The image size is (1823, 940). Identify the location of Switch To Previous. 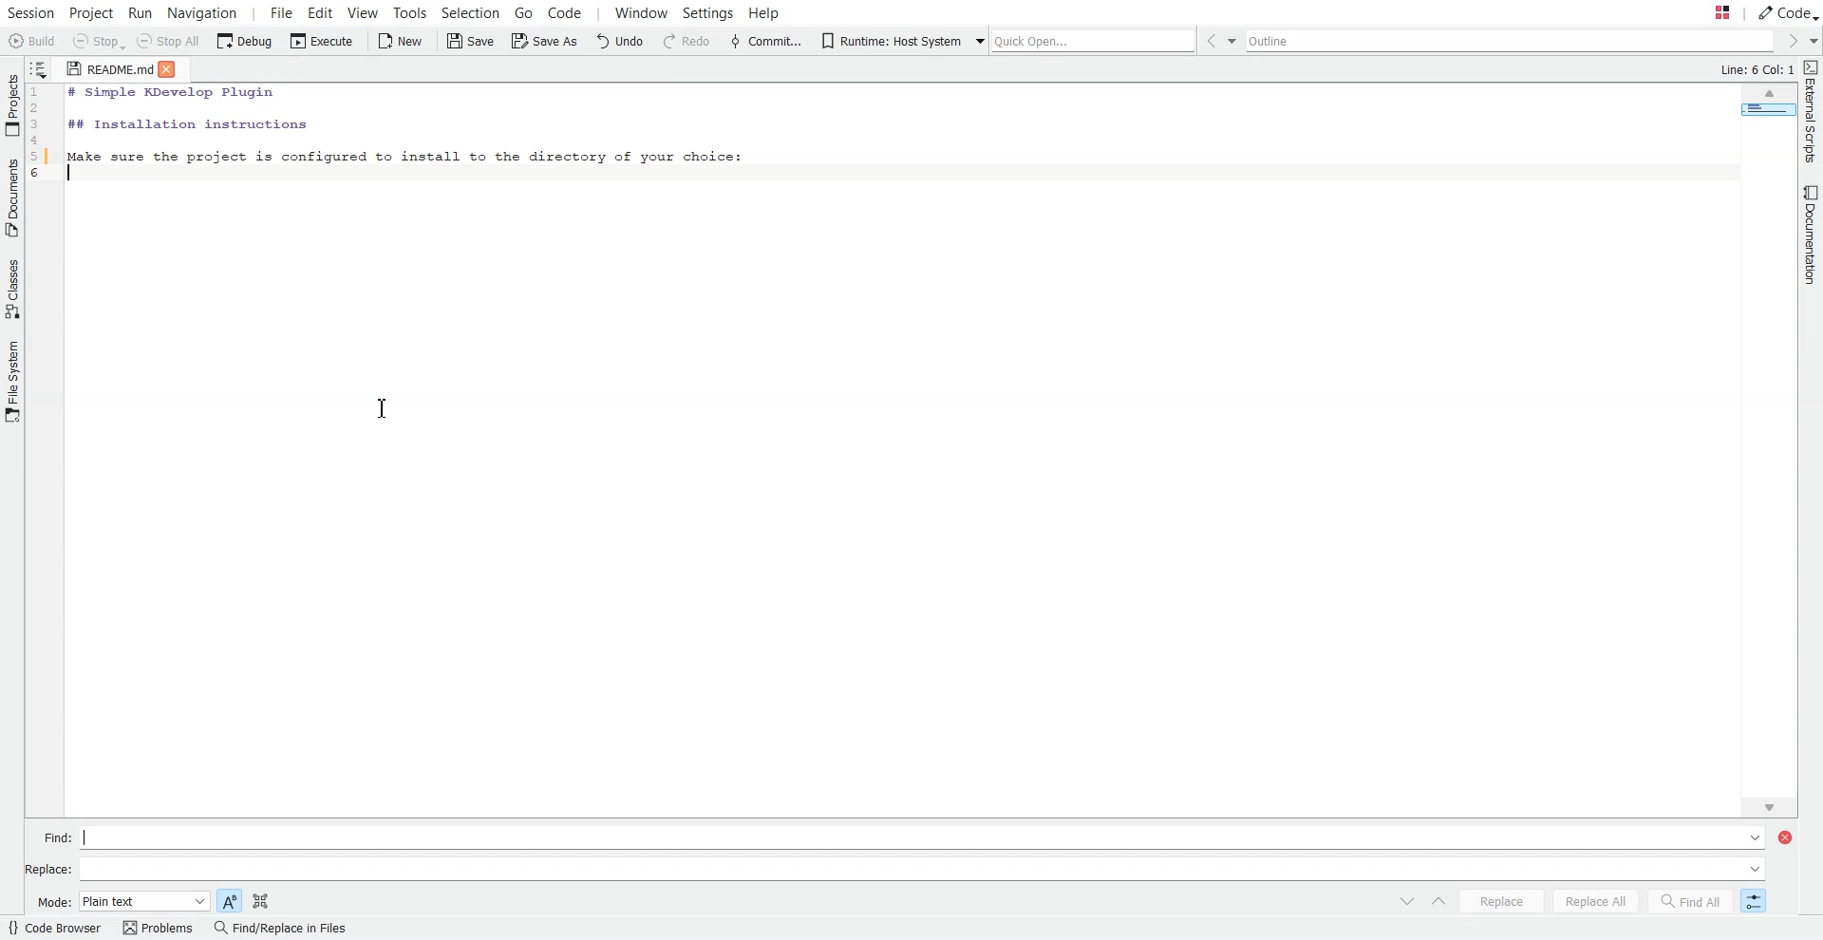
(1438, 903).